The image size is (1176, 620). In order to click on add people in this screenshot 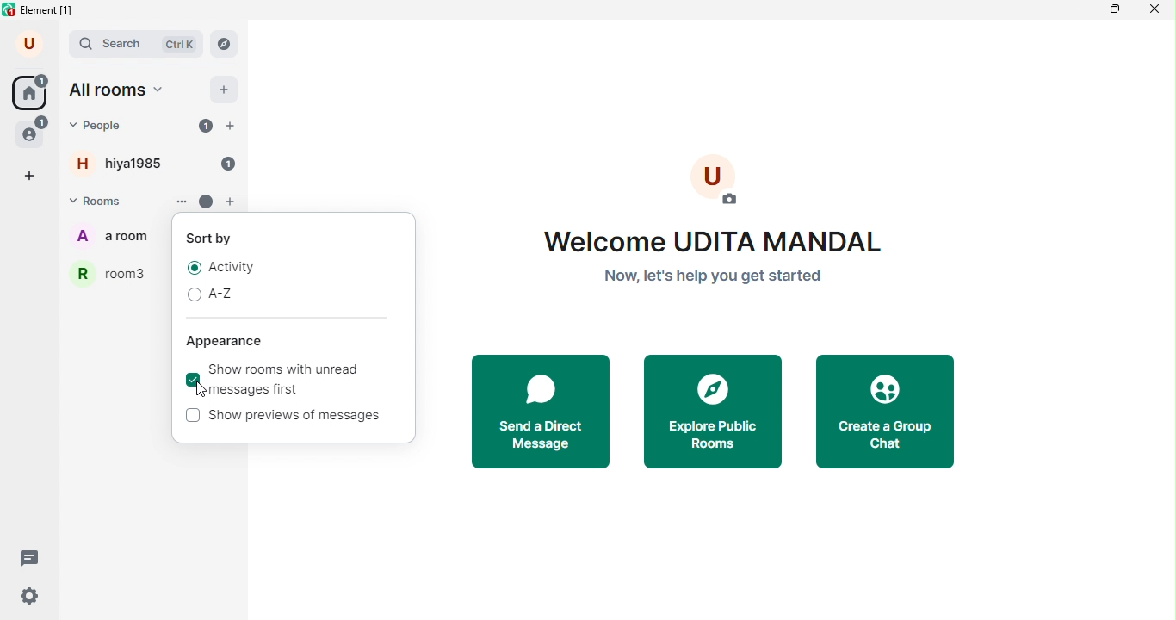, I will do `click(235, 127)`.